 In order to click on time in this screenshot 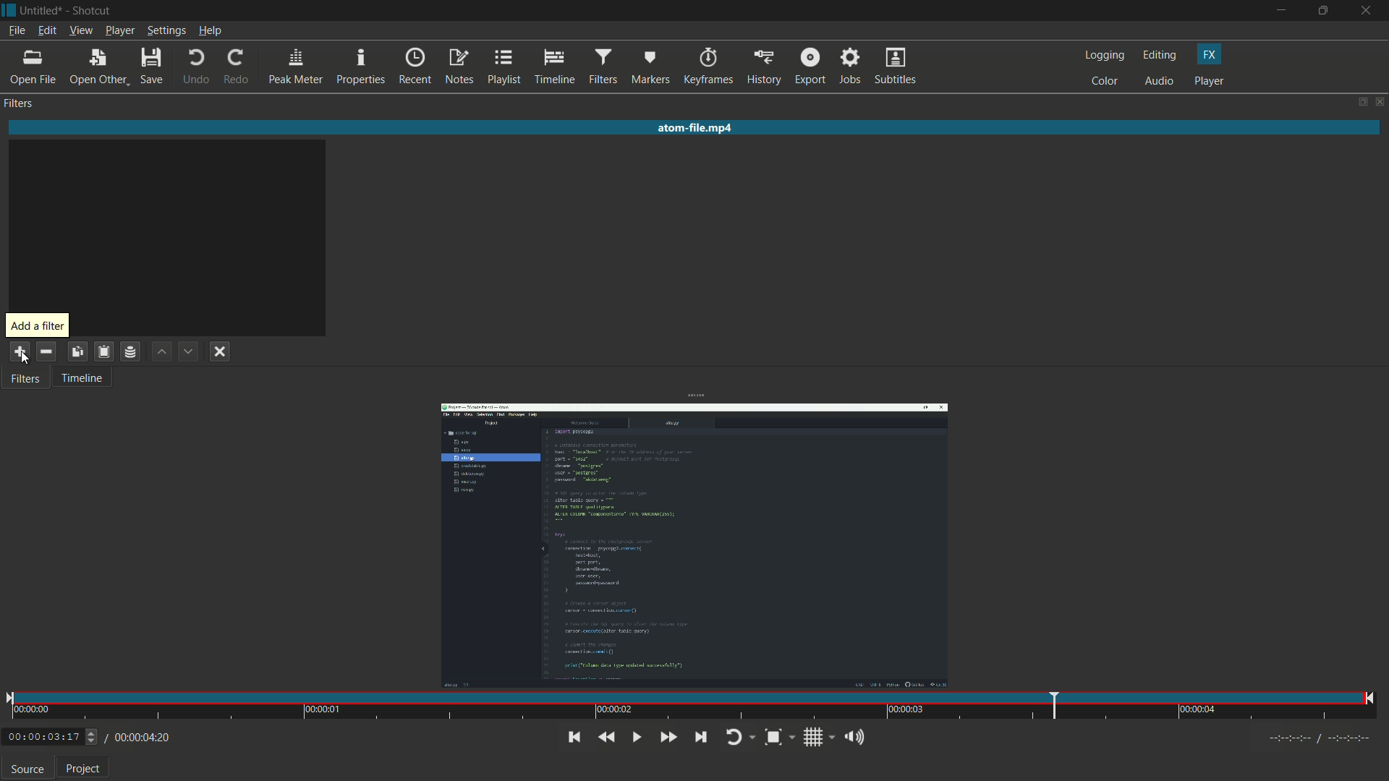, I will do `click(691, 707)`.